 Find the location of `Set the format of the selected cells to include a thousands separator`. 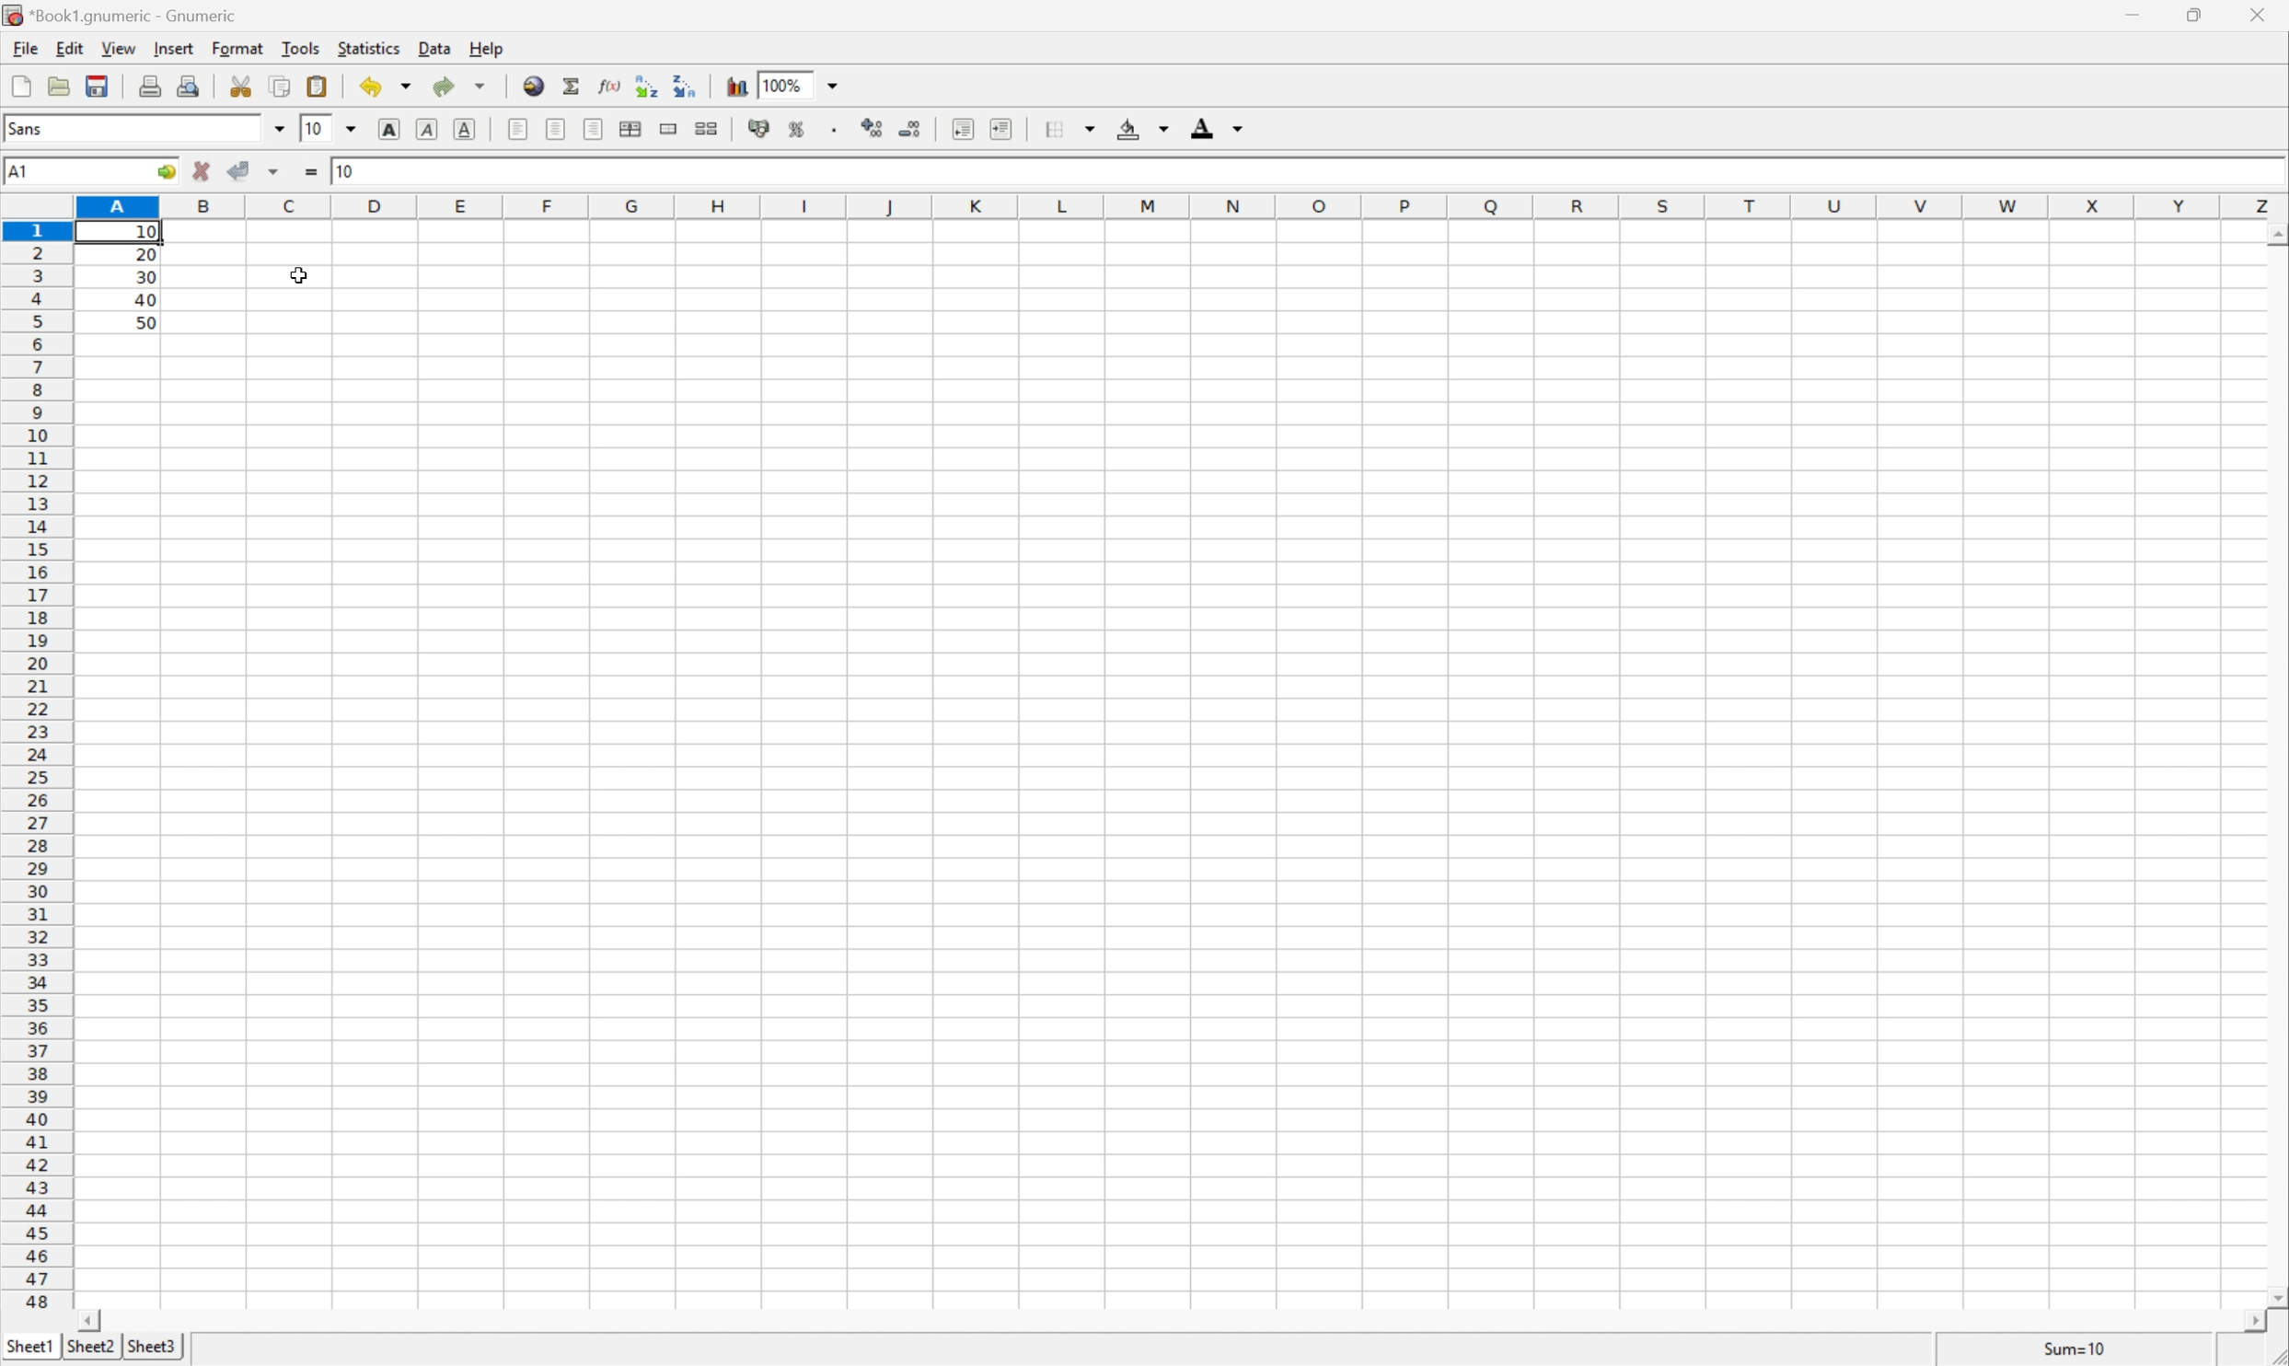

Set the format of the selected cells to include a thousands separator is located at coordinates (834, 127).